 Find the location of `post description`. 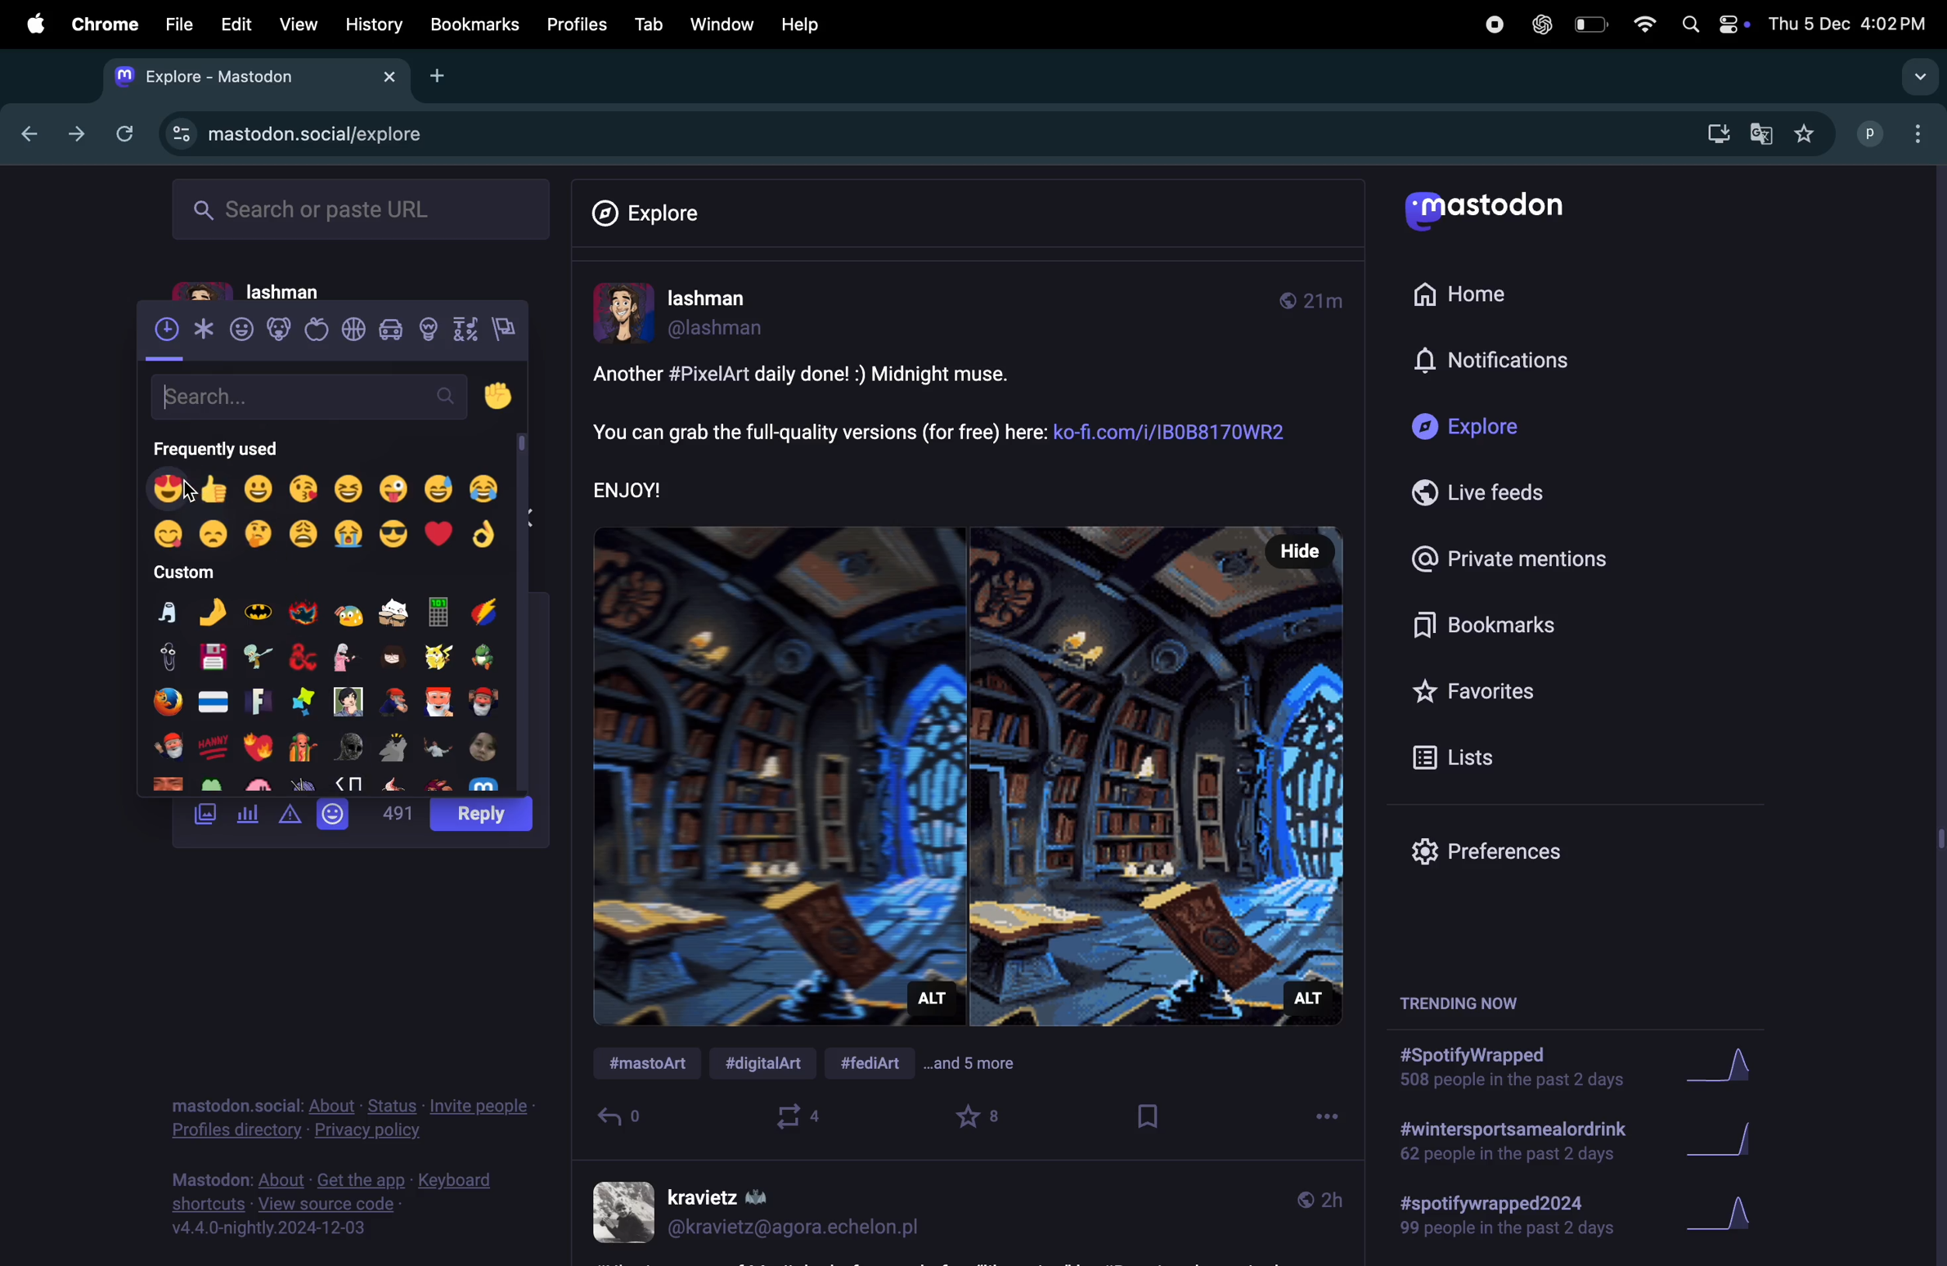

post description is located at coordinates (950, 431).